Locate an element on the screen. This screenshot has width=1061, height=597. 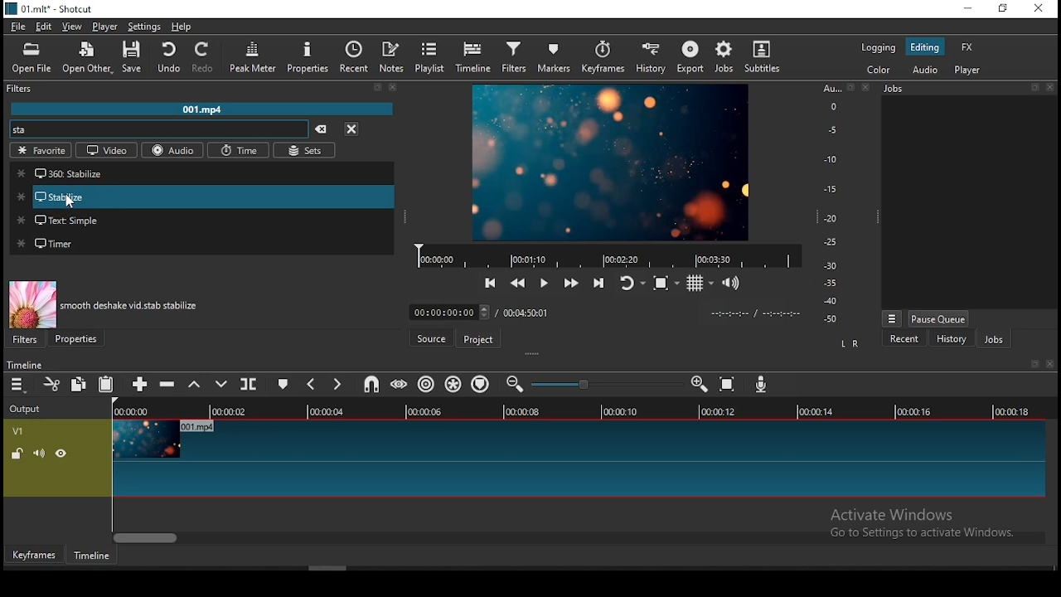
Jobs is located at coordinates (724, 56).